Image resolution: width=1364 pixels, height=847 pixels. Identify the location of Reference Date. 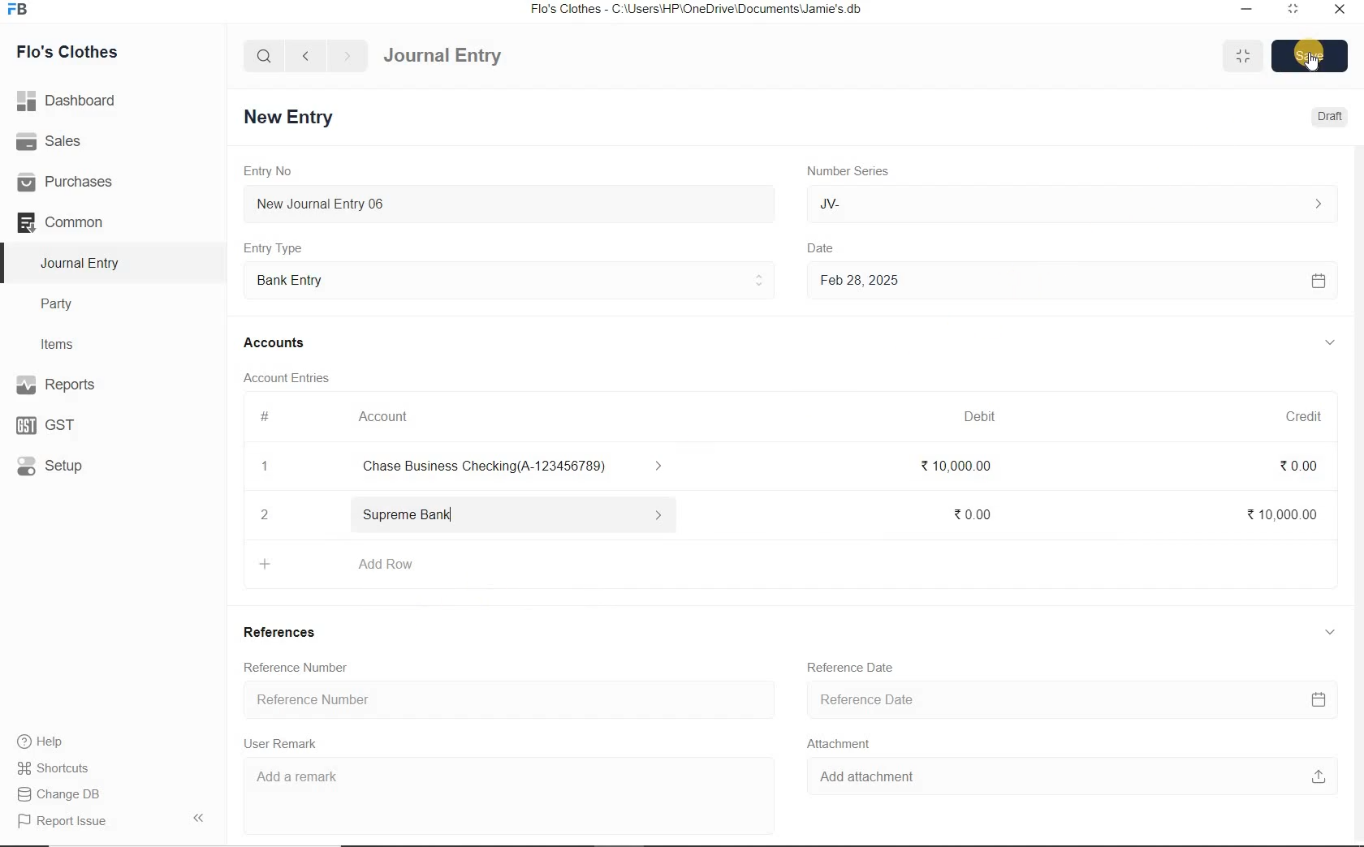
(1077, 701).